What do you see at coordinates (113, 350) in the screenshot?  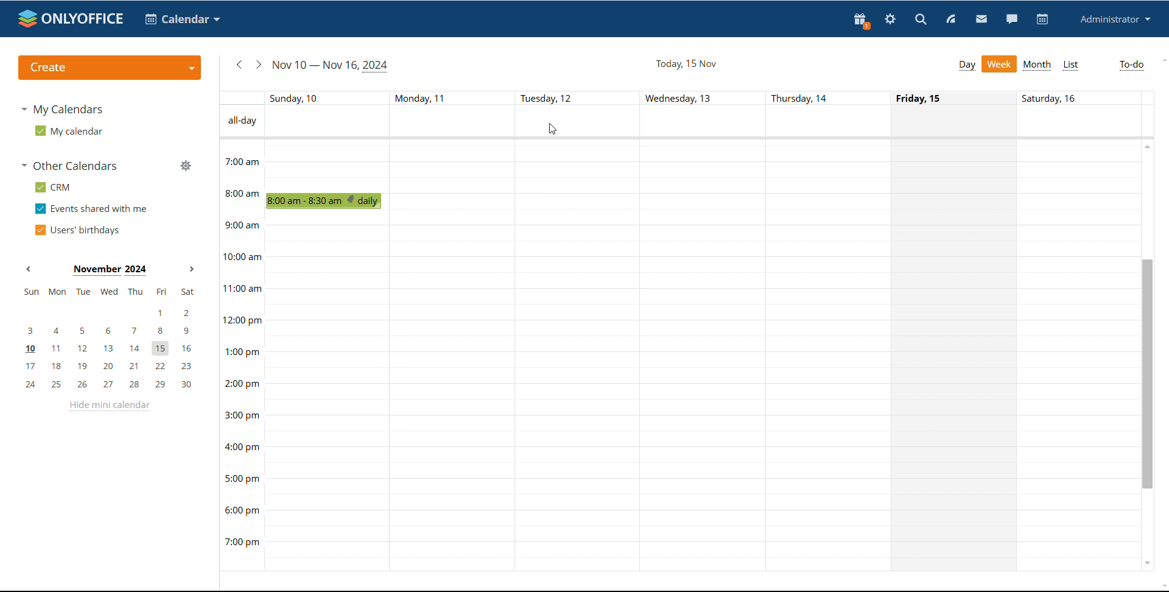 I see `10, 11, 12, 13, 14, 15, 16` at bounding box center [113, 350].